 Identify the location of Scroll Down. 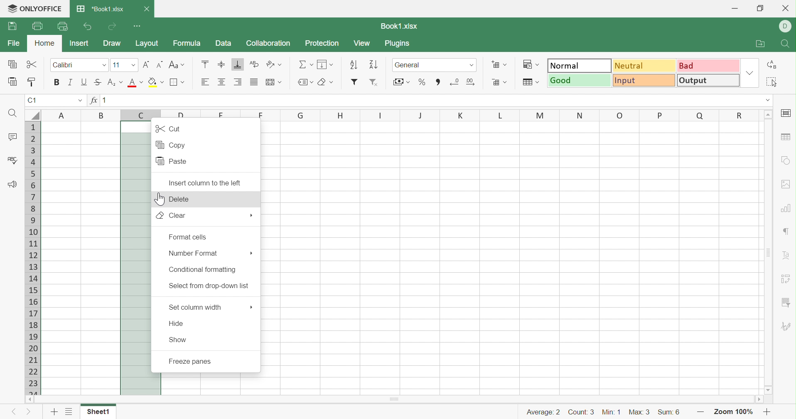
(770, 391).